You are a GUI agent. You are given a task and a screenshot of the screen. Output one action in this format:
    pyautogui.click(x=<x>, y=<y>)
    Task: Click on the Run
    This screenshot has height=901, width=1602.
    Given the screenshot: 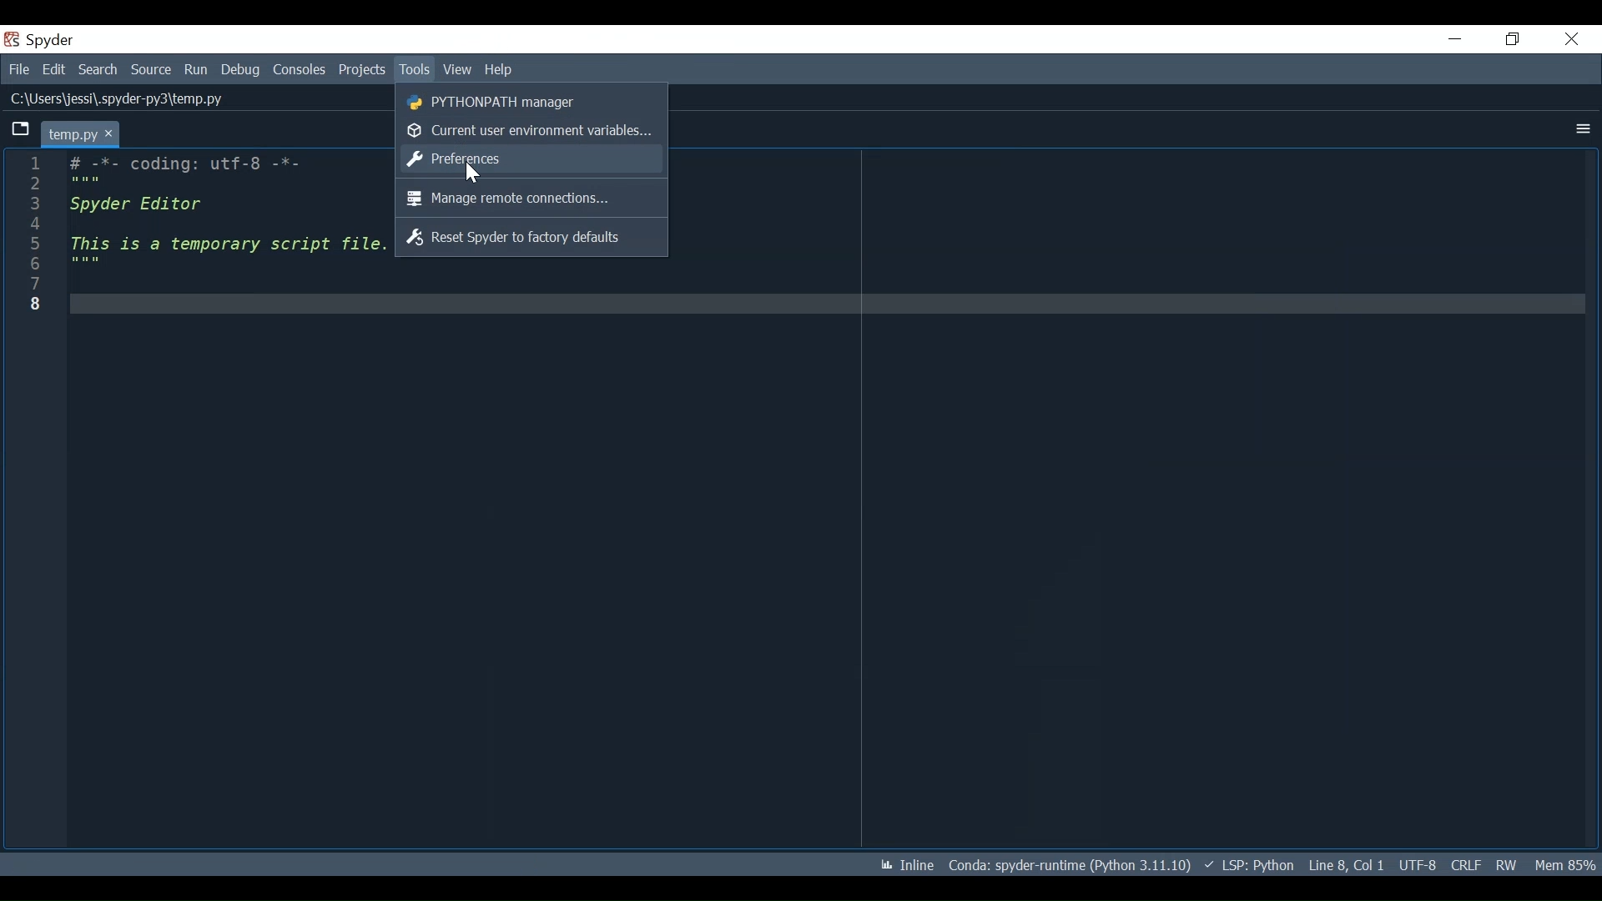 What is the action you would take?
    pyautogui.click(x=196, y=72)
    